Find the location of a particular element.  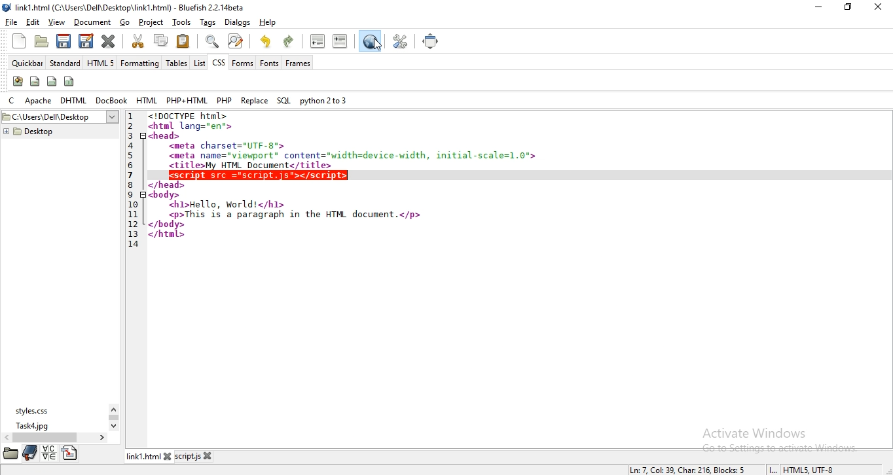

tables is located at coordinates (177, 62).